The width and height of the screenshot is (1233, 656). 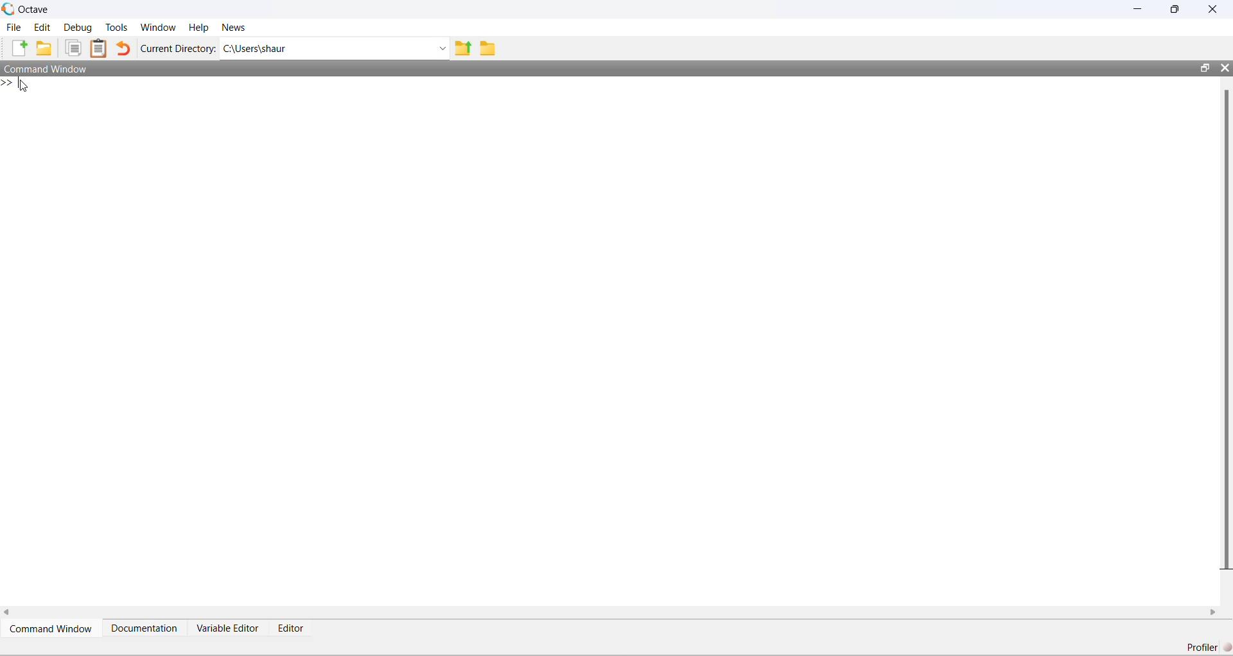 What do you see at coordinates (78, 28) in the screenshot?
I see `Debug` at bounding box center [78, 28].